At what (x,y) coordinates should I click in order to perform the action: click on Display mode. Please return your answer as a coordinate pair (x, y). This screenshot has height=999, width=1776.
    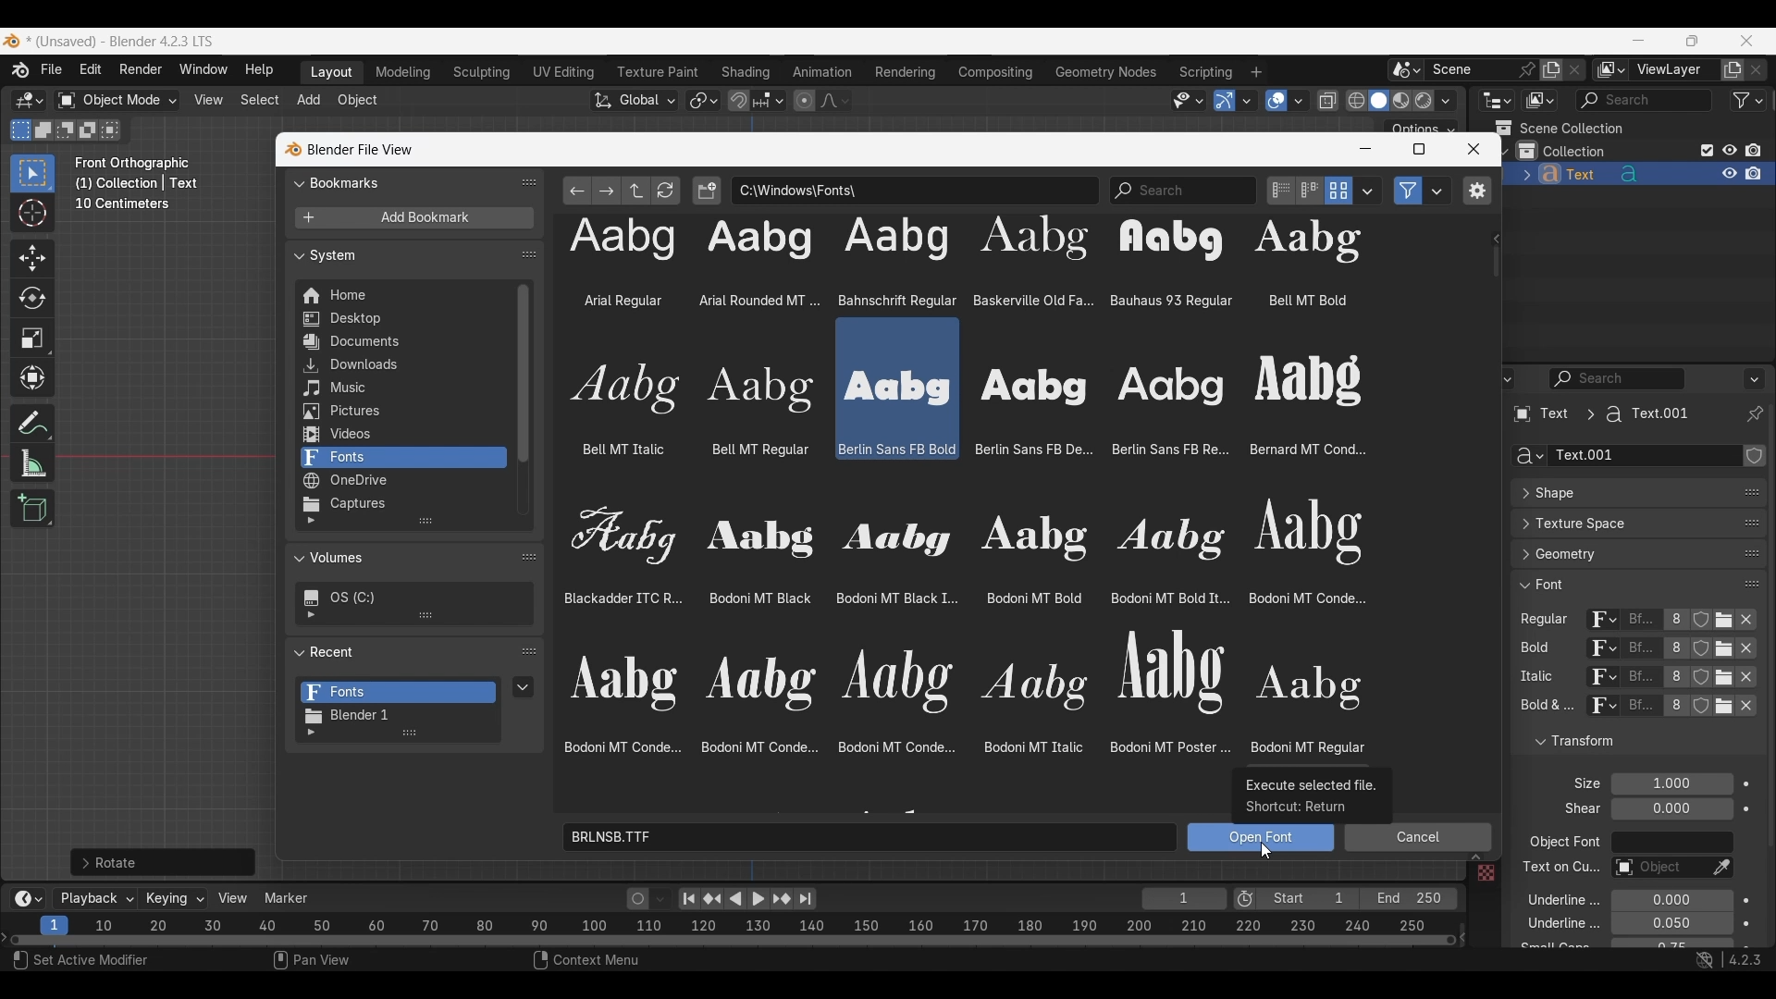
    Looking at the image, I should click on (1338, 191).